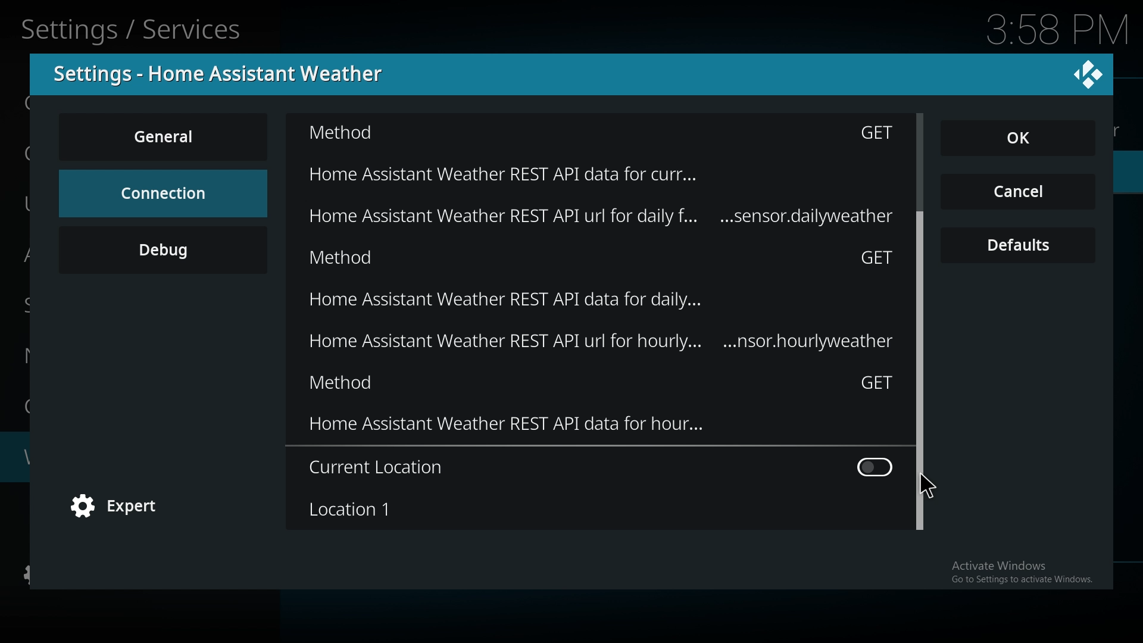 The height and width of the screenshot is (643, 1143). What do you see at coordinates (929, 486) in the screenshot?
I see `cursor` at bounding box center [929, 486].